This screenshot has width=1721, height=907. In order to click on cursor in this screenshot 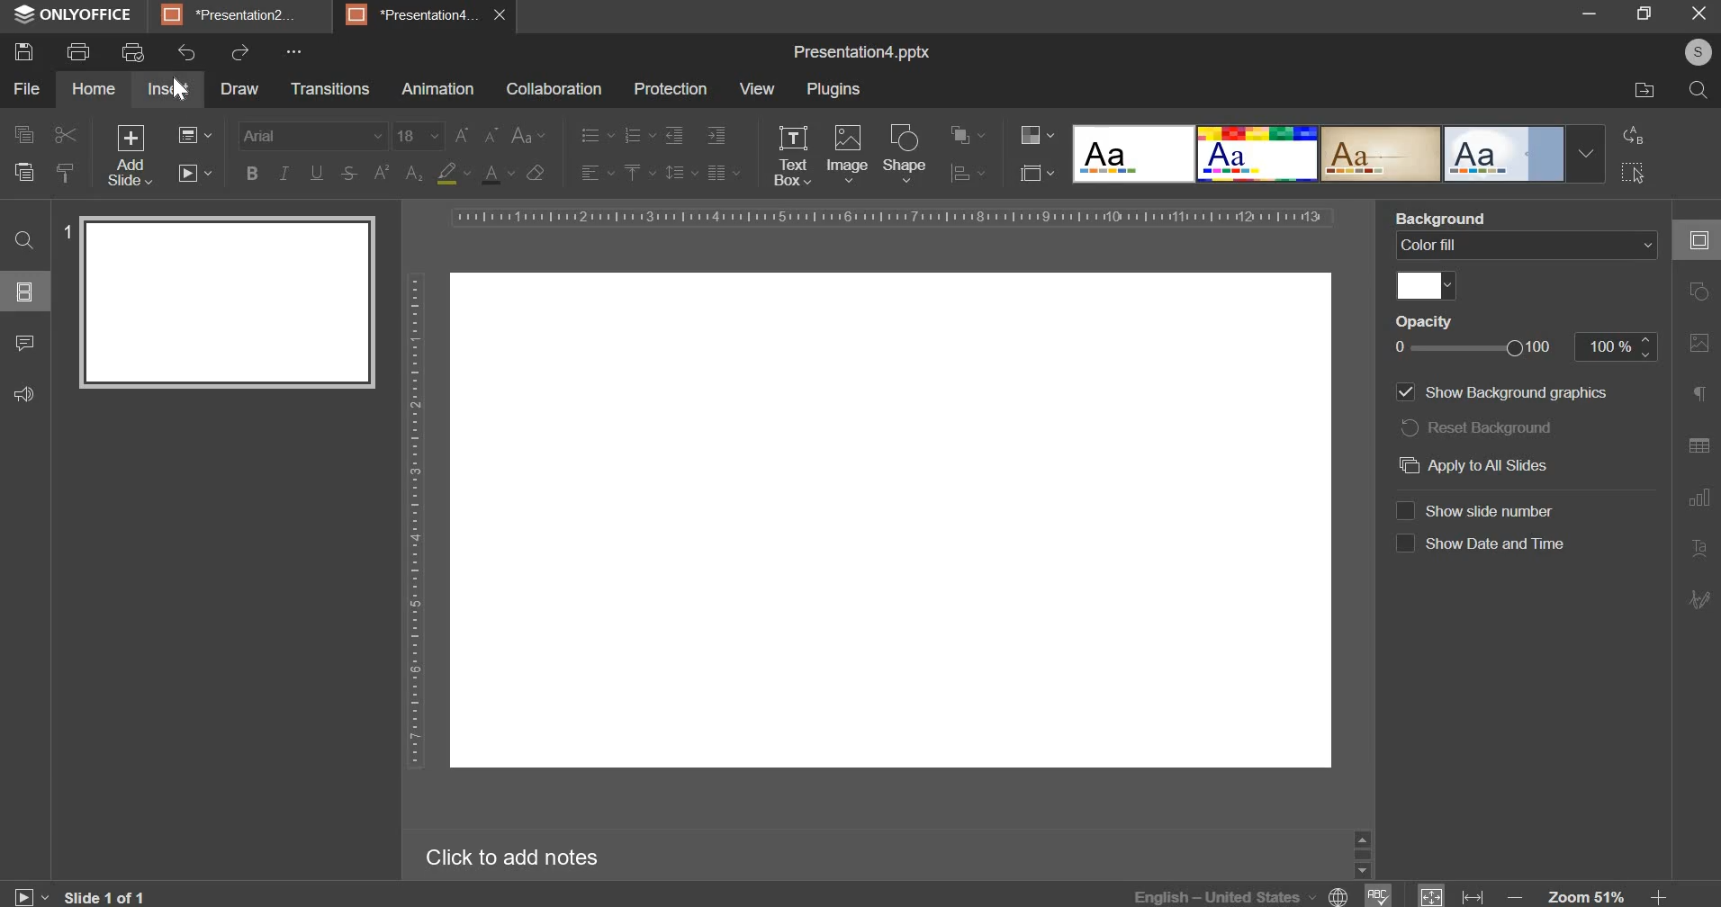, I will do `click(181, 90)`.